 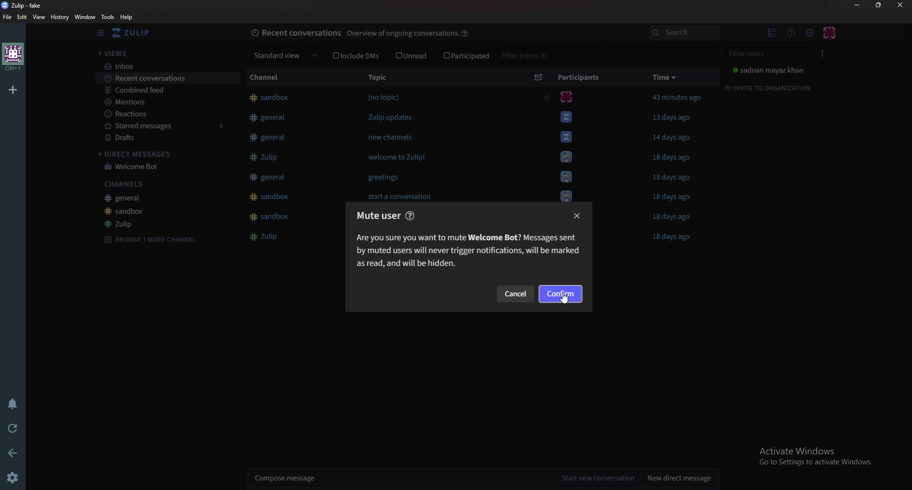 What do you see at coordinates (41, 17) in the screenshot?
I see `view` at bounding box center [41, 17].